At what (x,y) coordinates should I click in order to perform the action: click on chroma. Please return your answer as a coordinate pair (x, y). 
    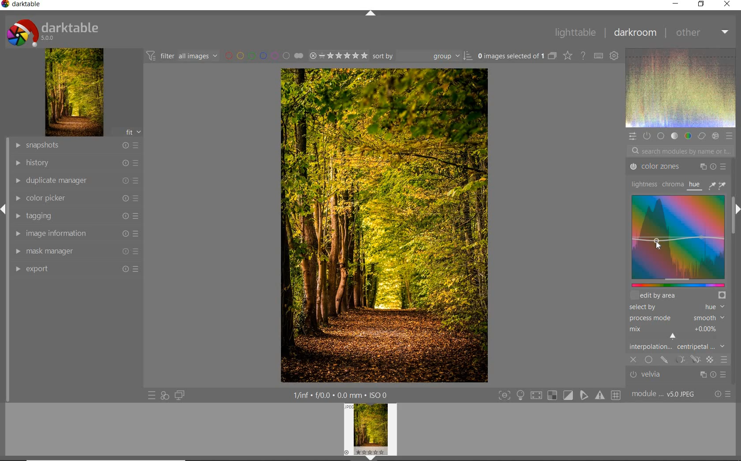
    Looking at the image, I should click on (672, 185).